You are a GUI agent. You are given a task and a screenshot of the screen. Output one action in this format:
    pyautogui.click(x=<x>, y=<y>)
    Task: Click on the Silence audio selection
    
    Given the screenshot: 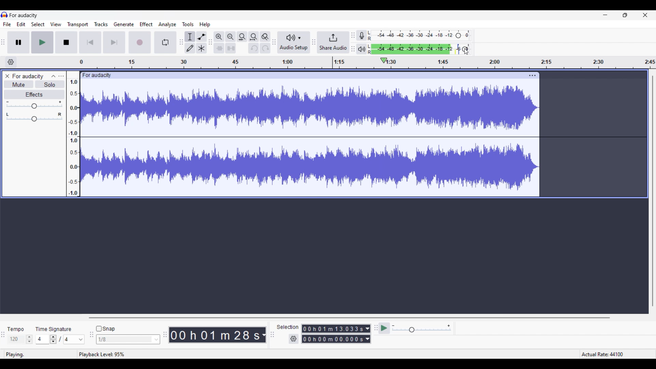 What is the action you would take?
    pyautogui.click(x=231, y=48)
    